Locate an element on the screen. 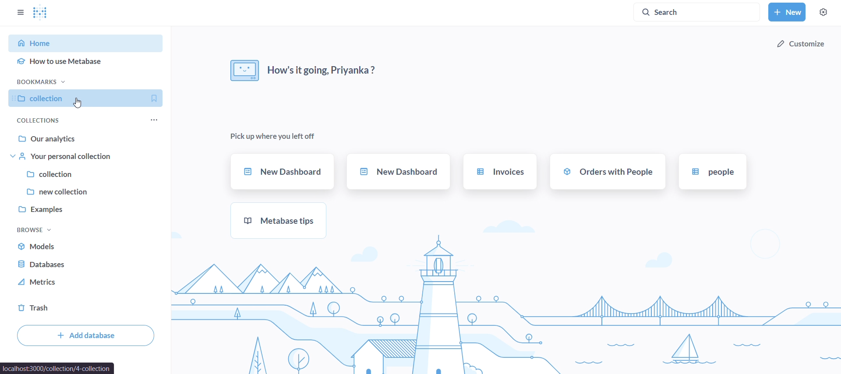  cursor is located at coordinates (80, 104).